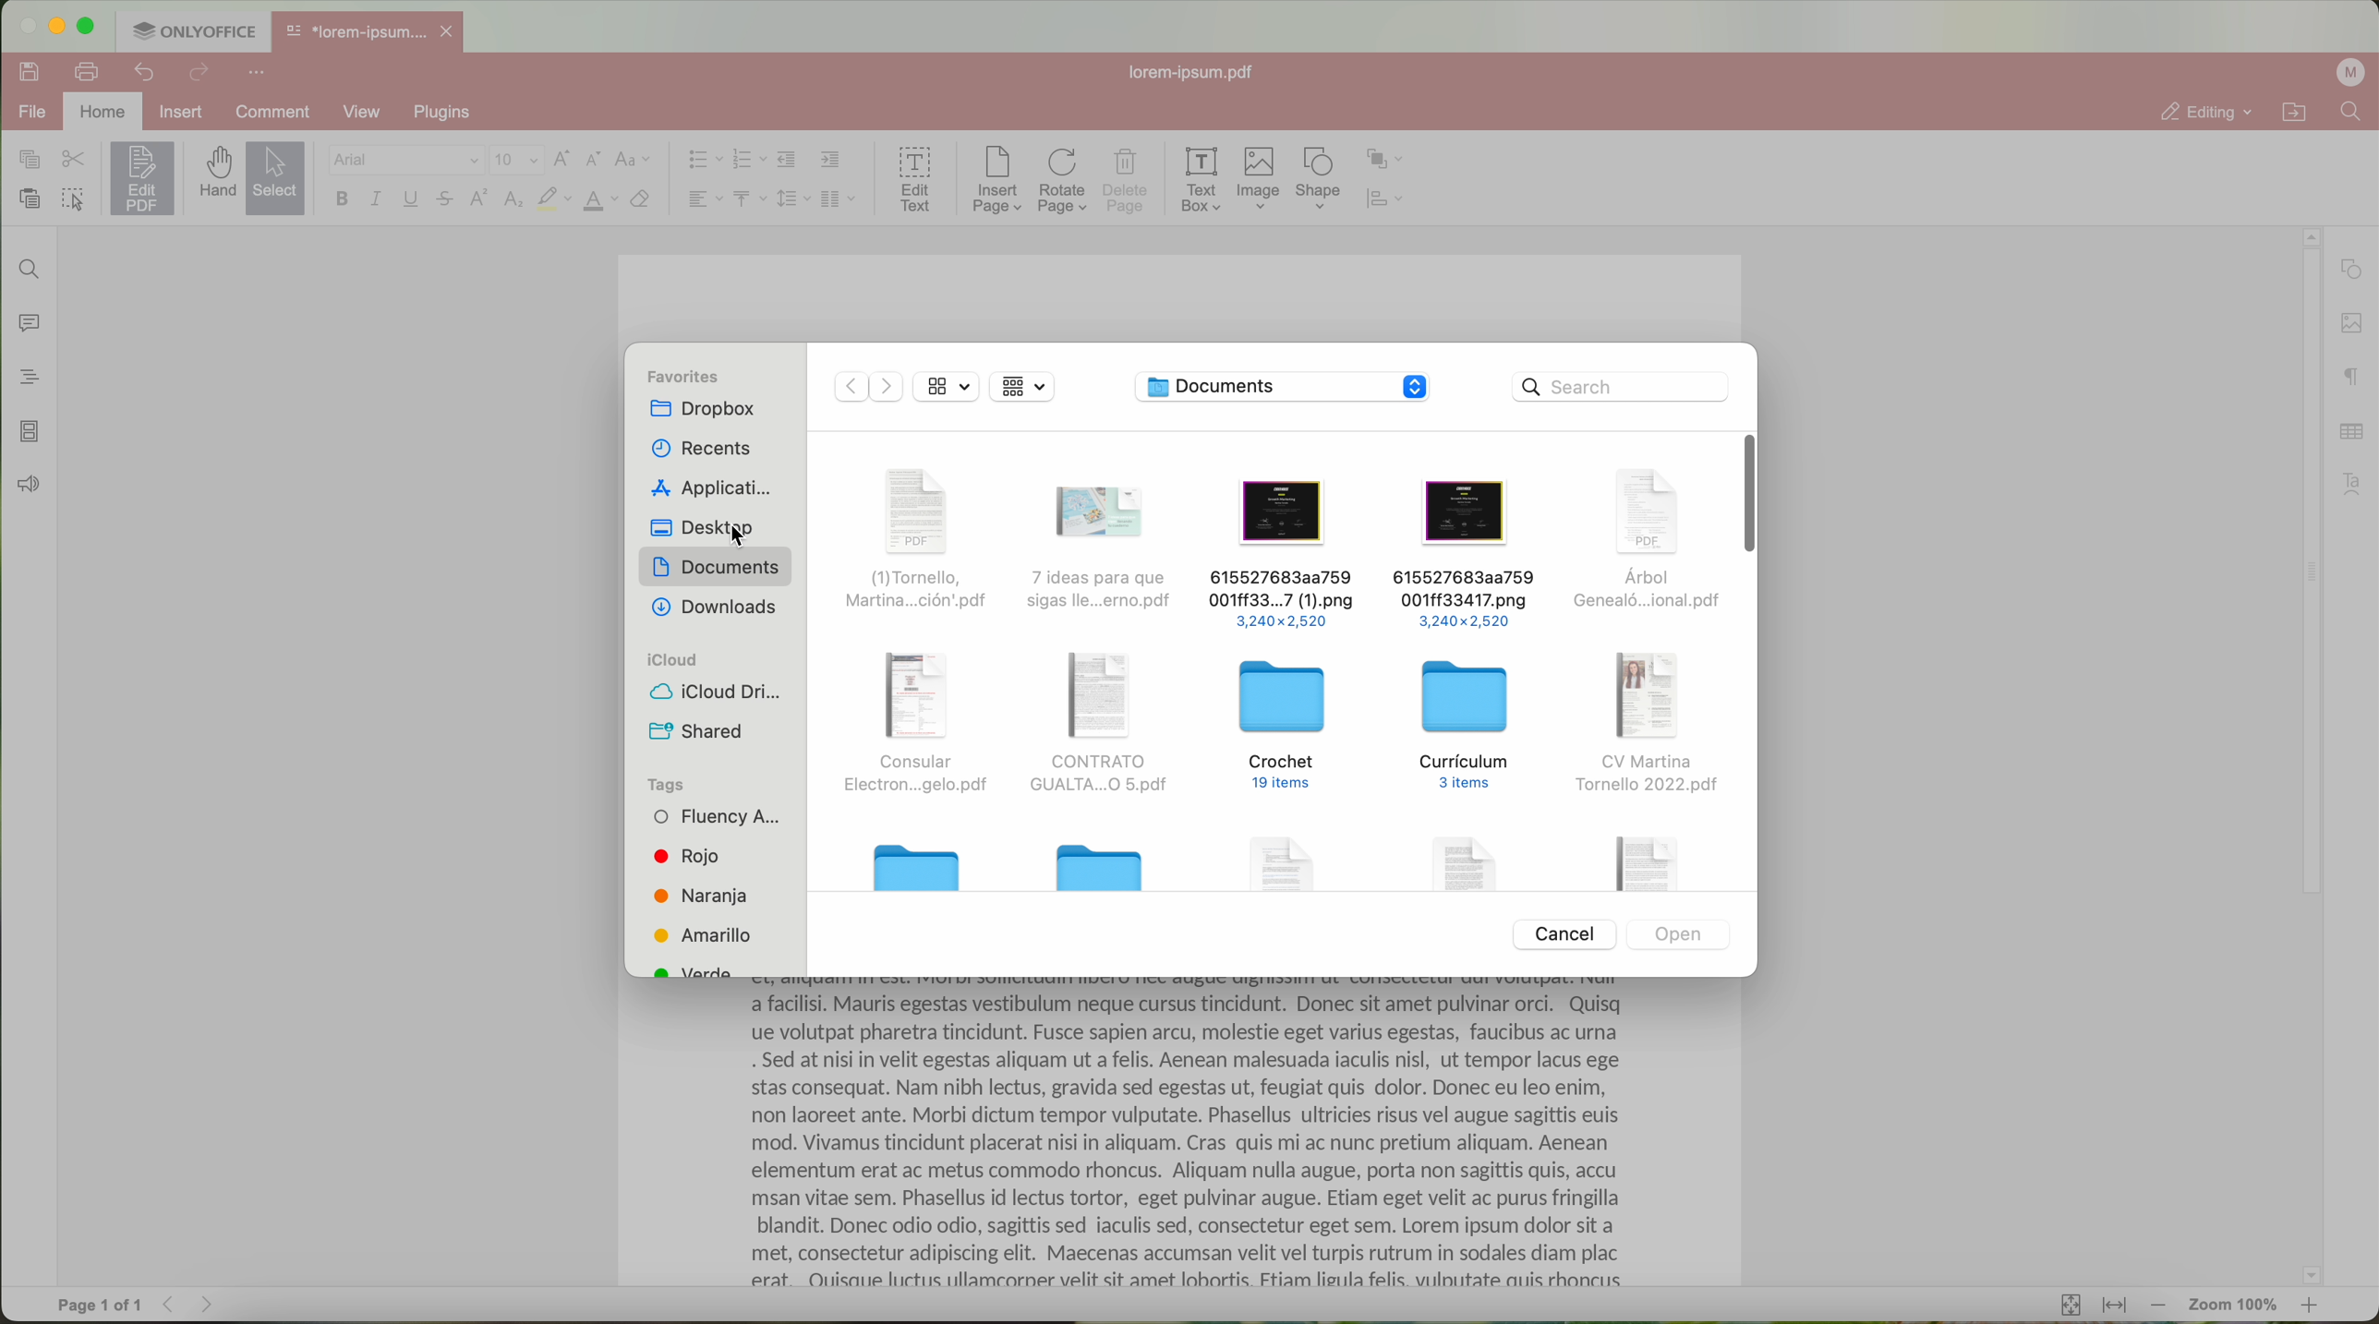 The height and width of the screenshot is (1324, 2379). Describe the element at coordinates (412, 202) in the screenshot. I see `underline` at that location.